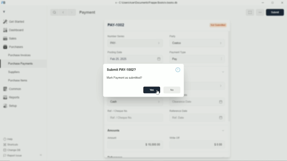 Image resolution: width=287 pixels, height=161 pixels. I want to click on Mark Payment as submitted?, so click(129, 78).